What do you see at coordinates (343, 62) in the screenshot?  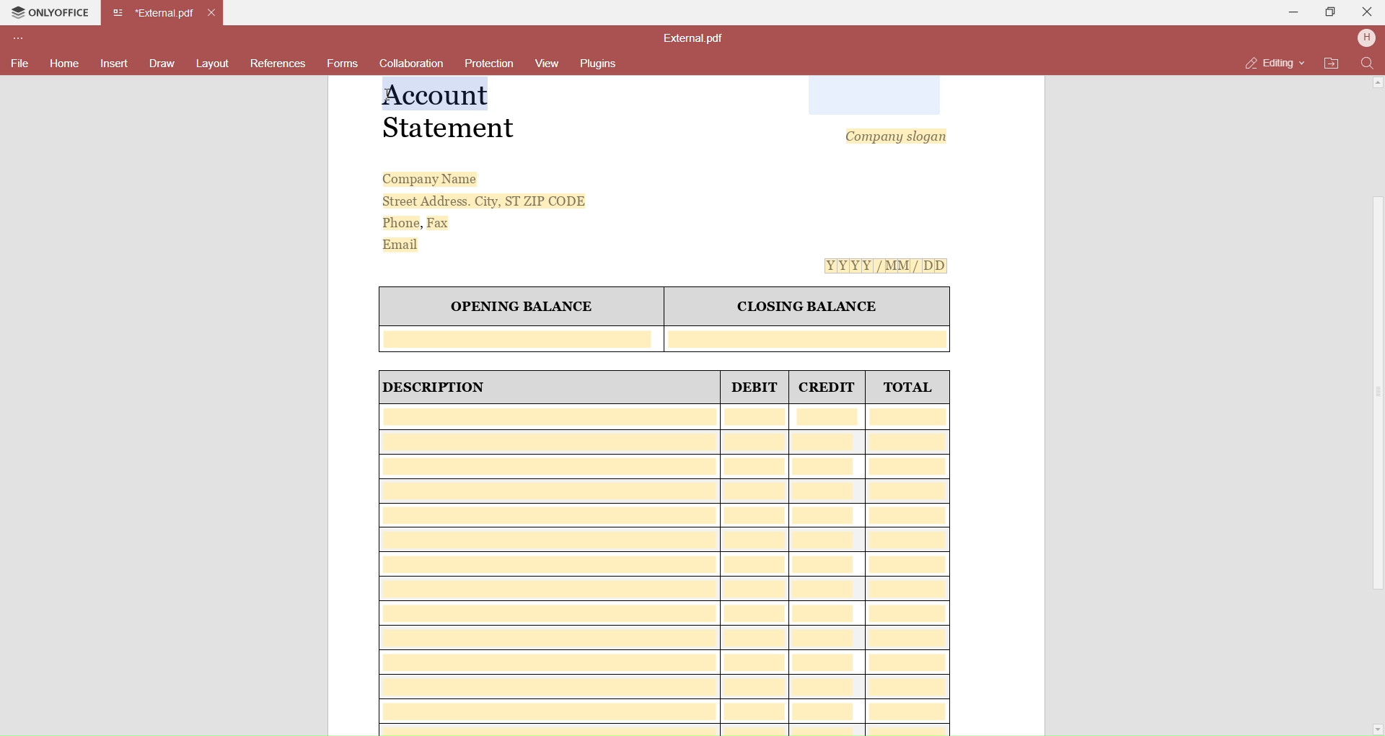 I see `Forms` at bounding box center [343, 62].